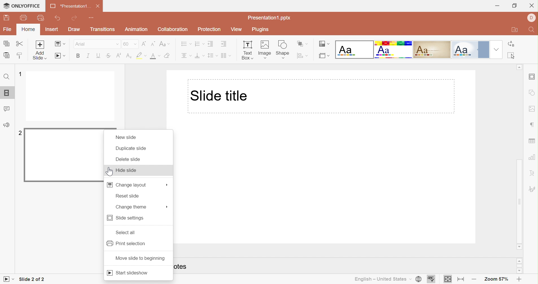 The width and height of the screenshot is (538, 284). Describe the element at coordinates (19, 134) in the screenshot. I see `2` at that location.